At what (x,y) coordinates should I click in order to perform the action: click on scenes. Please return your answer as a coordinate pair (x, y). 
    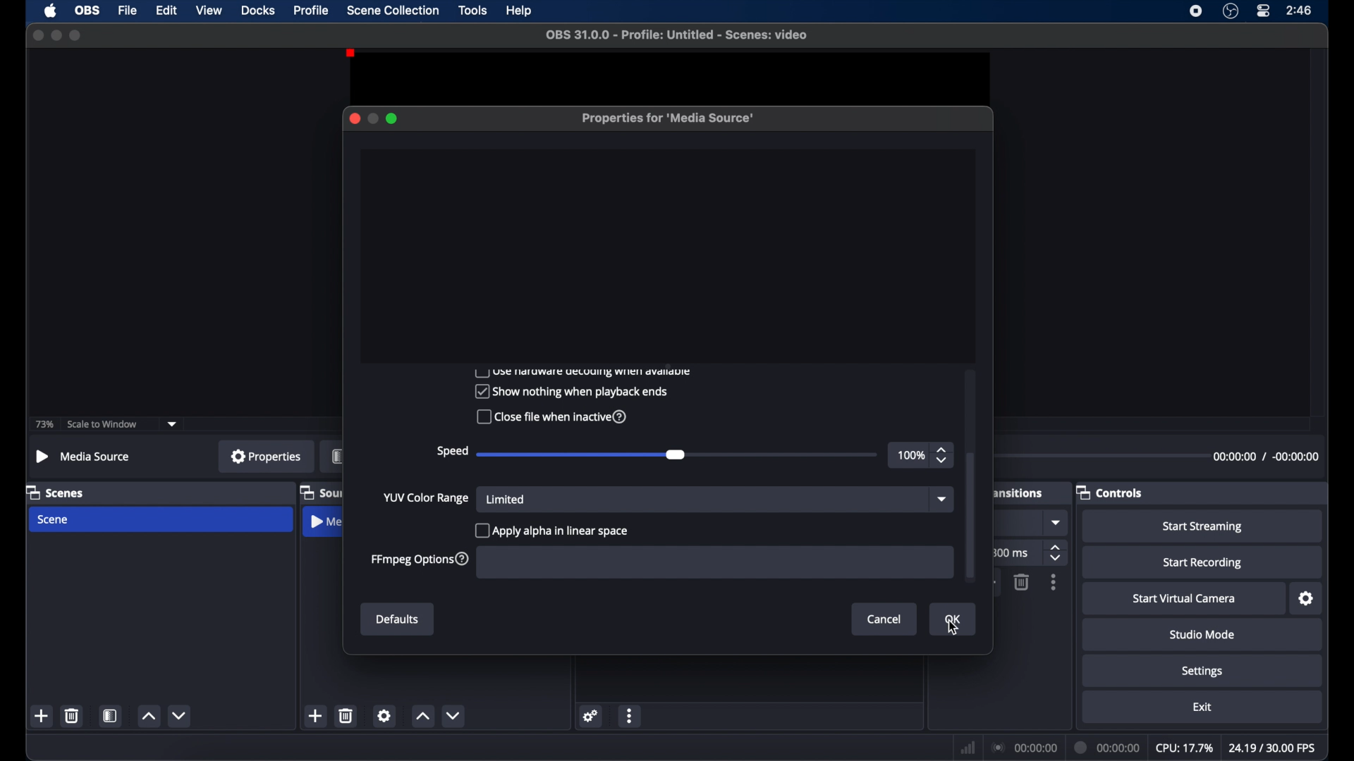
    Looking at the image, I should click on (56, 492).